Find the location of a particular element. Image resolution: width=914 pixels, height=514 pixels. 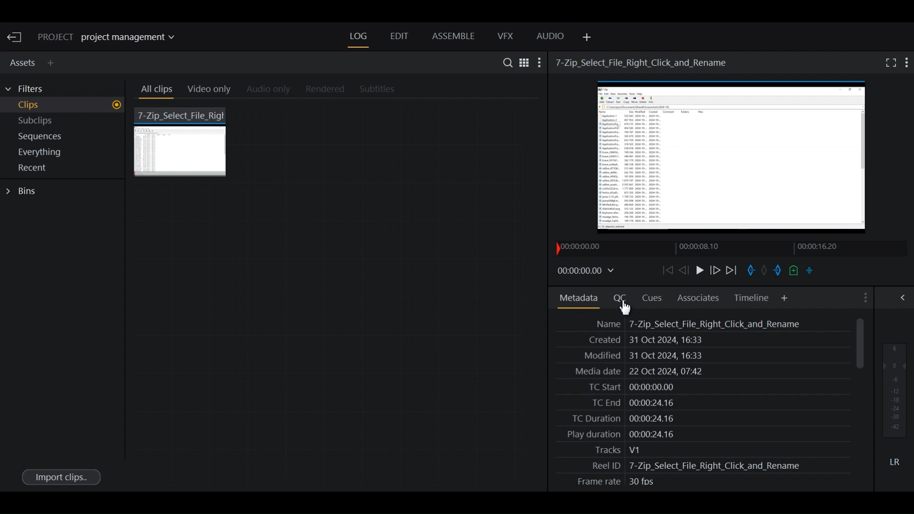

Log is located at coordinates (358, 37).